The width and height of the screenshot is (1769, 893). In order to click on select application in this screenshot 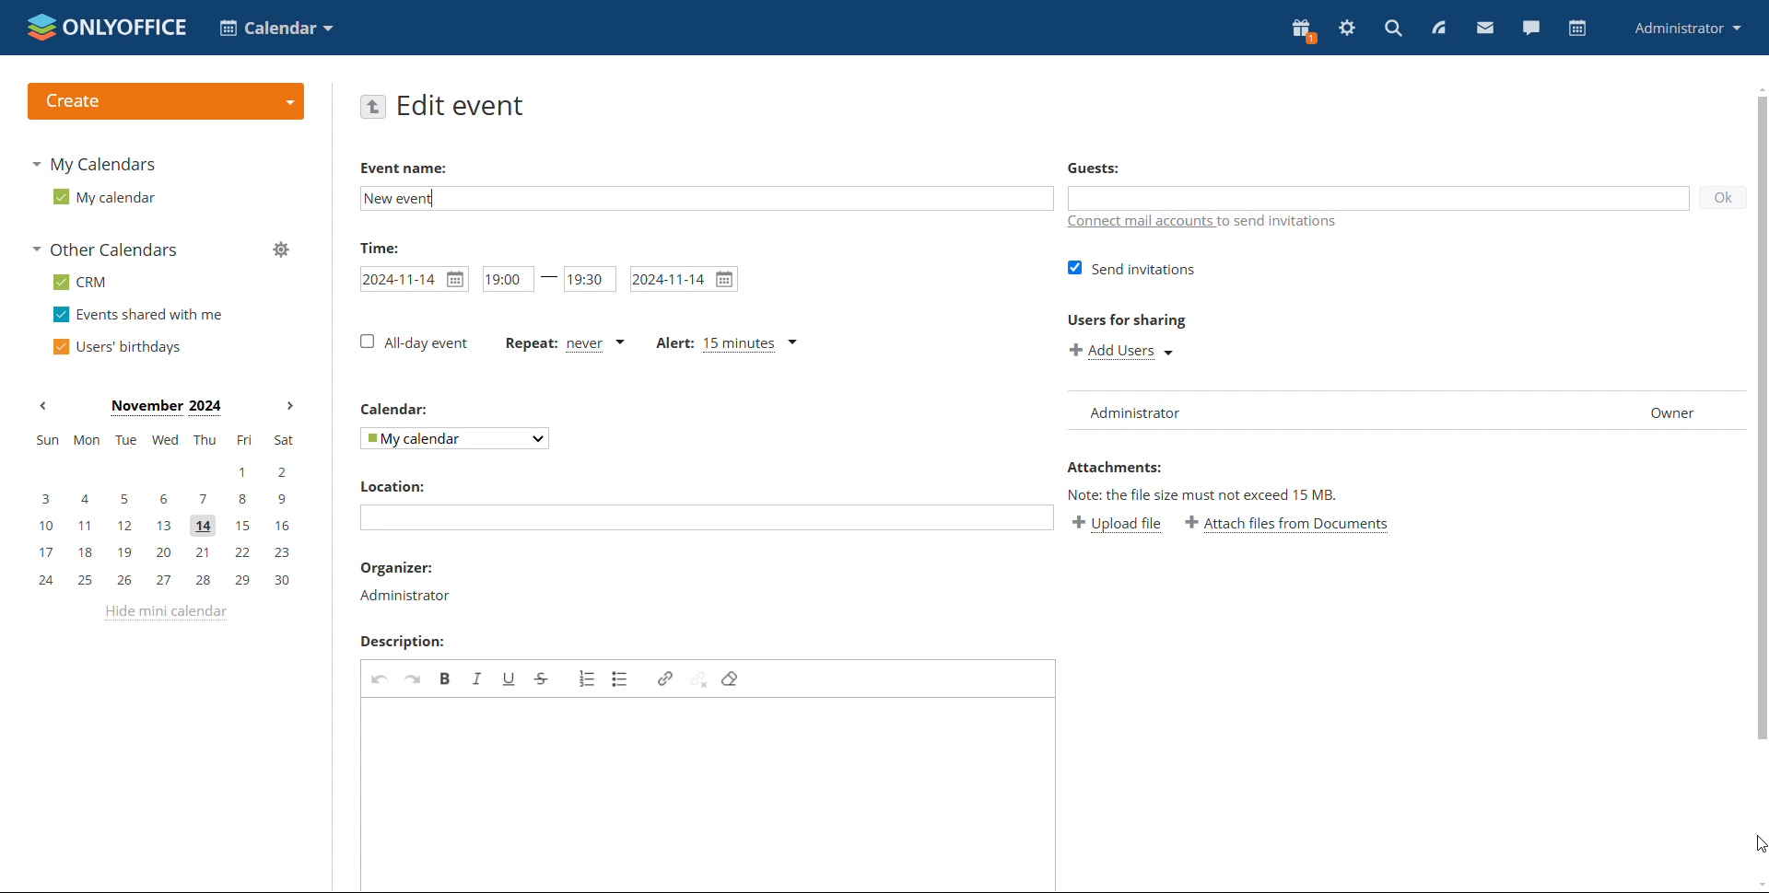, I will do `click(276, 28)`.